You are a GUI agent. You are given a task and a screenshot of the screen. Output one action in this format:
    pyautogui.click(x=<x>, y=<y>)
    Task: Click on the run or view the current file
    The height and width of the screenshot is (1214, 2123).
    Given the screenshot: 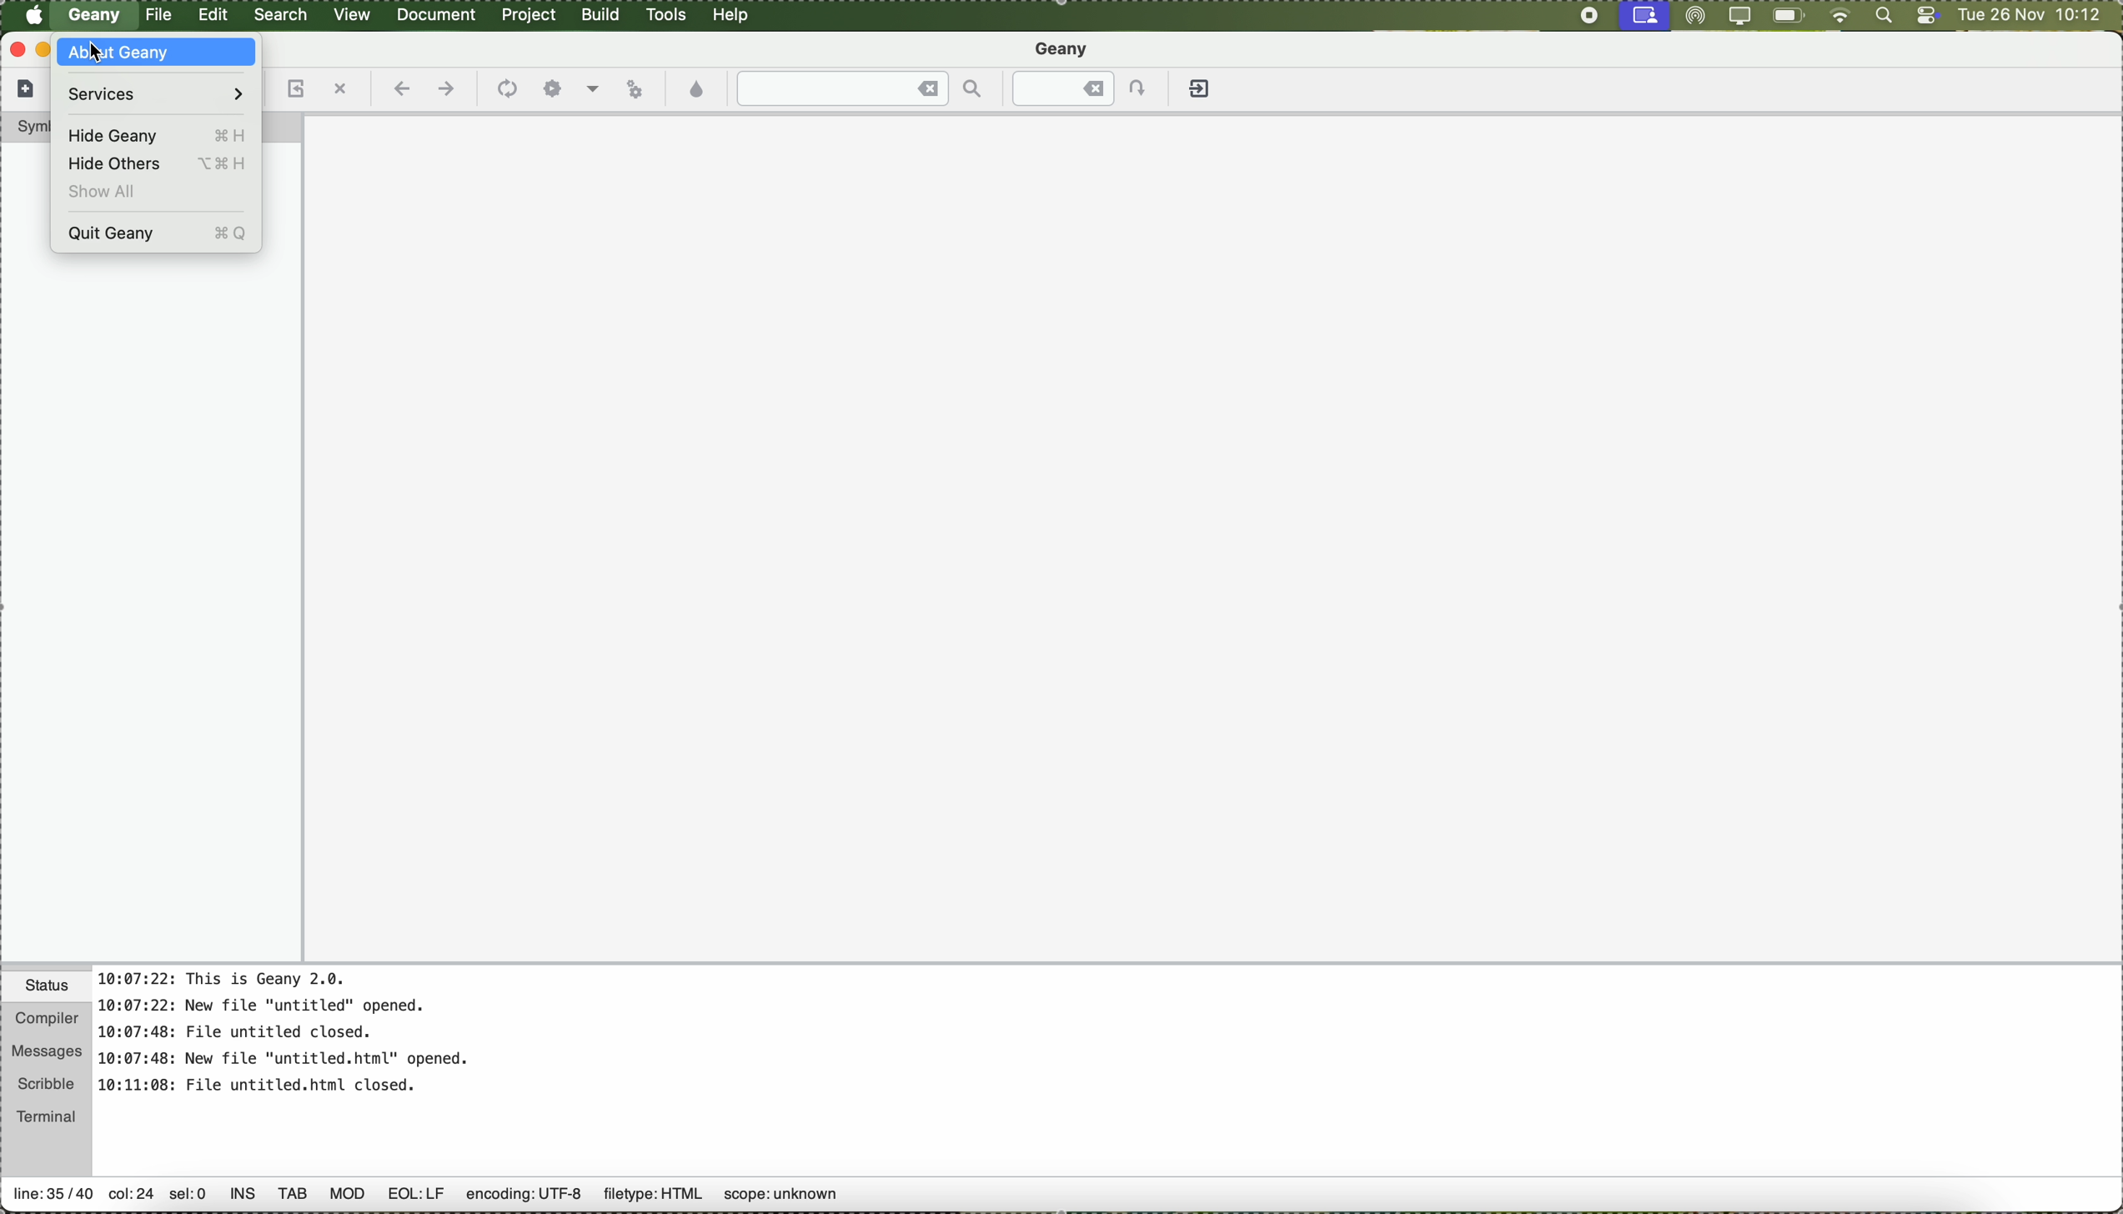 What is the action you would take?
    pyautogui.click(x=640, y=90)
    